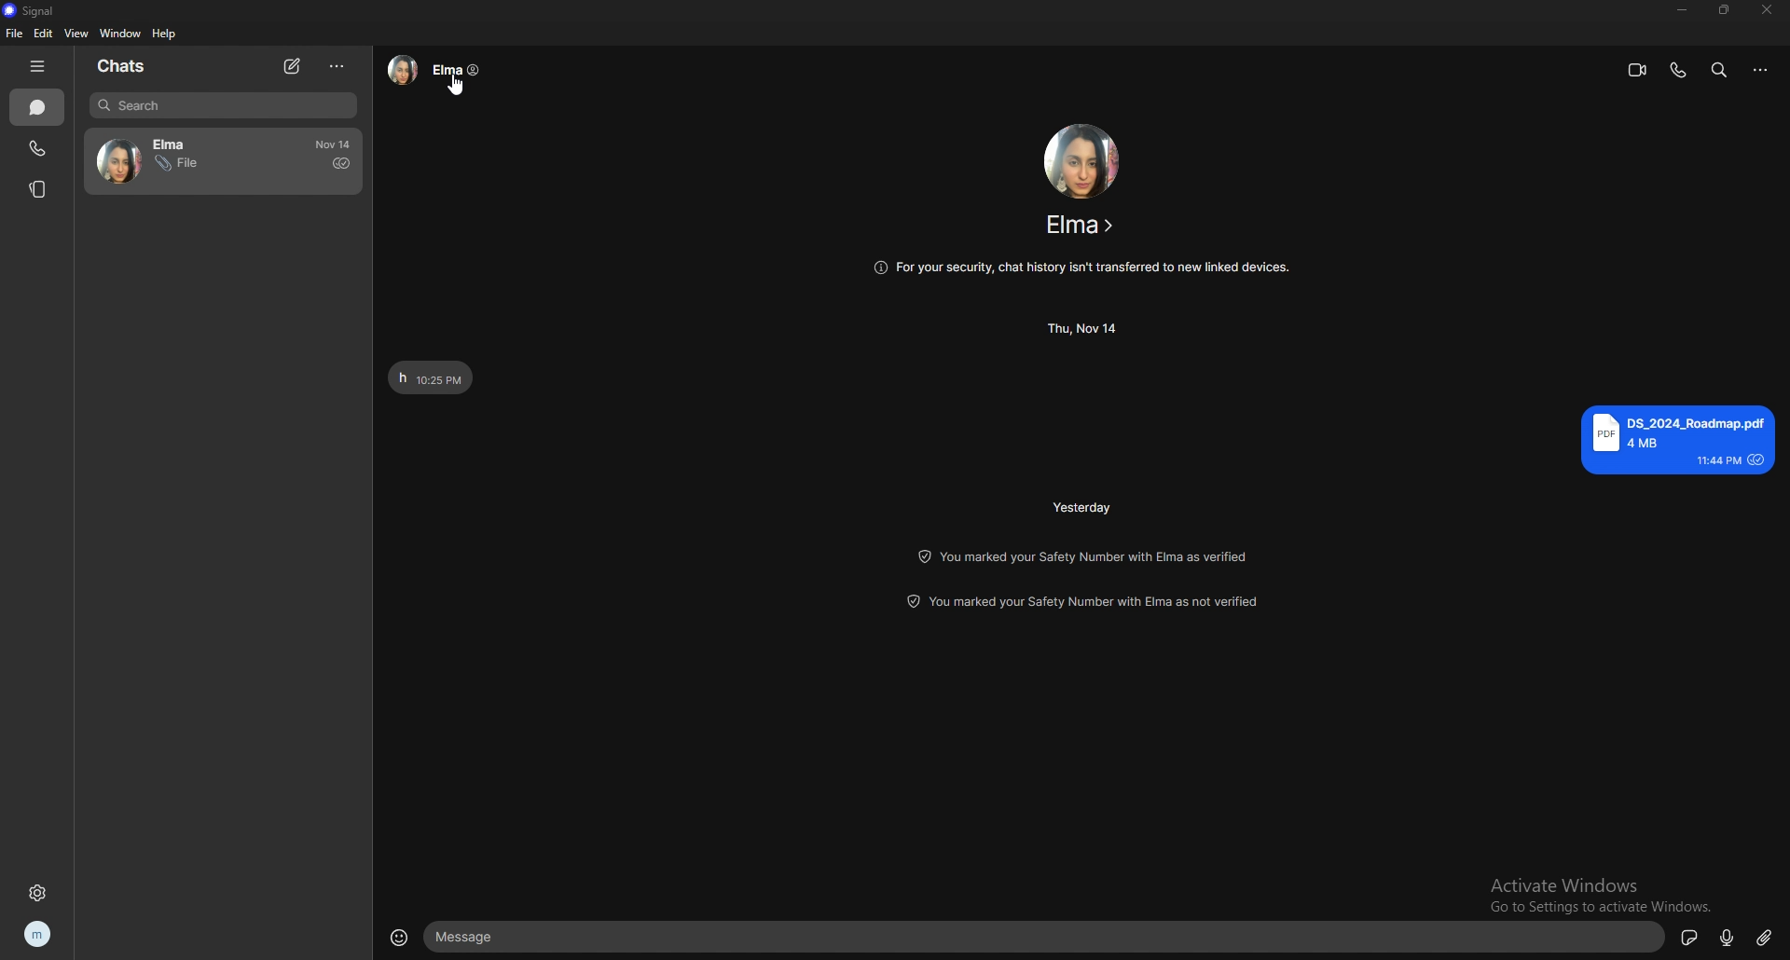 This screenshot has width=1790, height=960. I want to click on view, so click(76, 34).